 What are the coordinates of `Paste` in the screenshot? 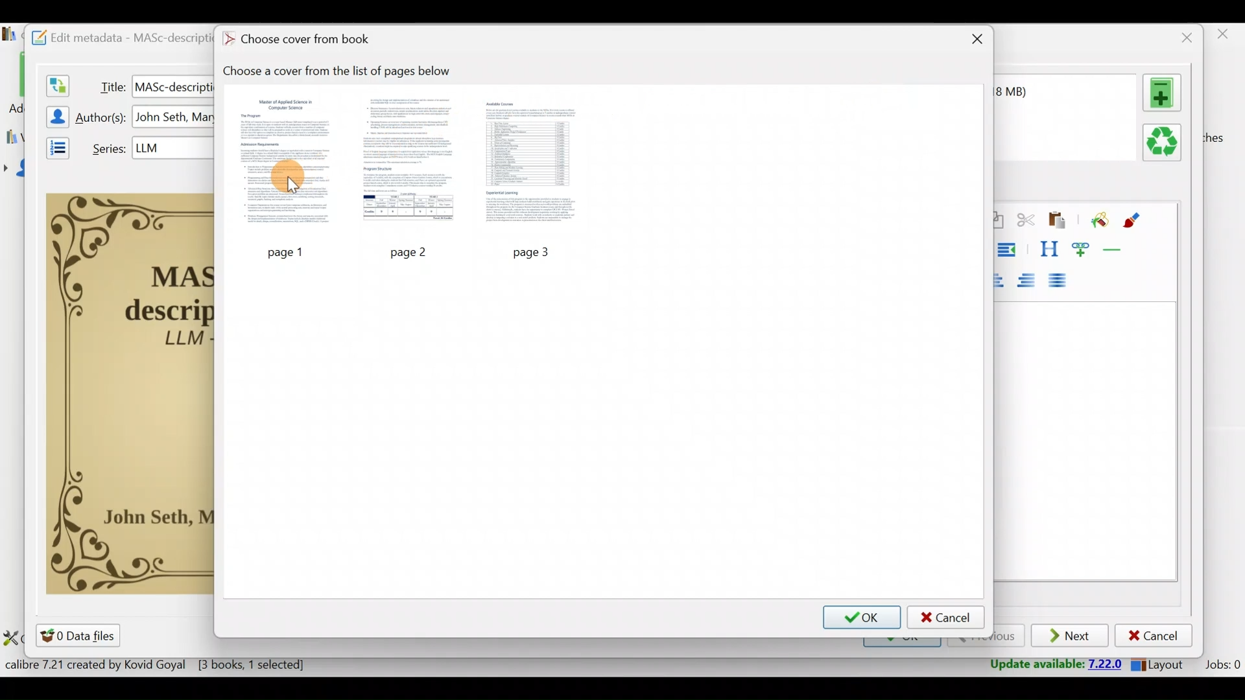 It's located at (1060, 221).